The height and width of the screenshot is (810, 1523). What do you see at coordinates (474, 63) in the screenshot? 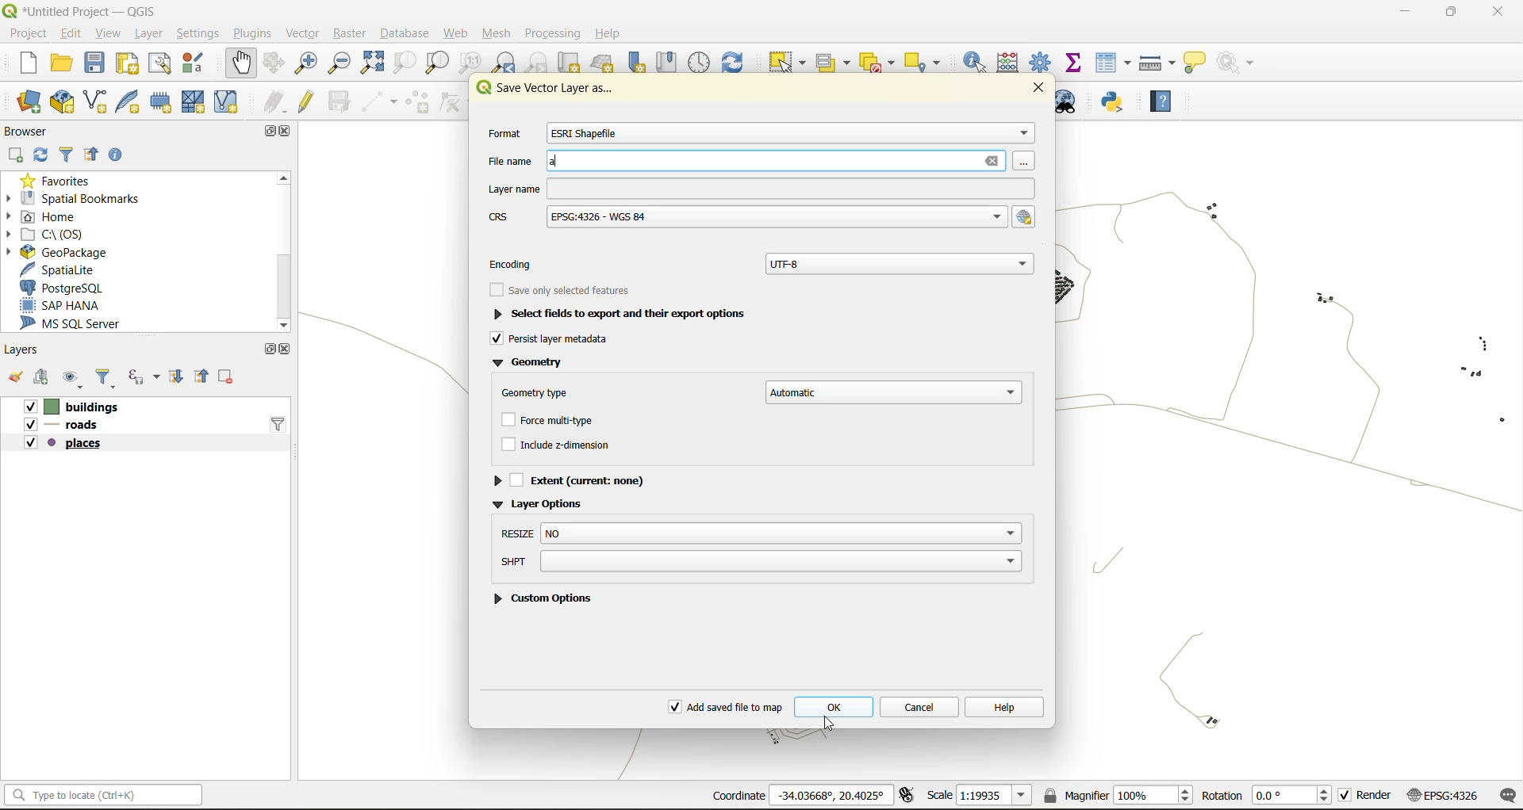
I see `zoom native` at bounding box center [474, 63].